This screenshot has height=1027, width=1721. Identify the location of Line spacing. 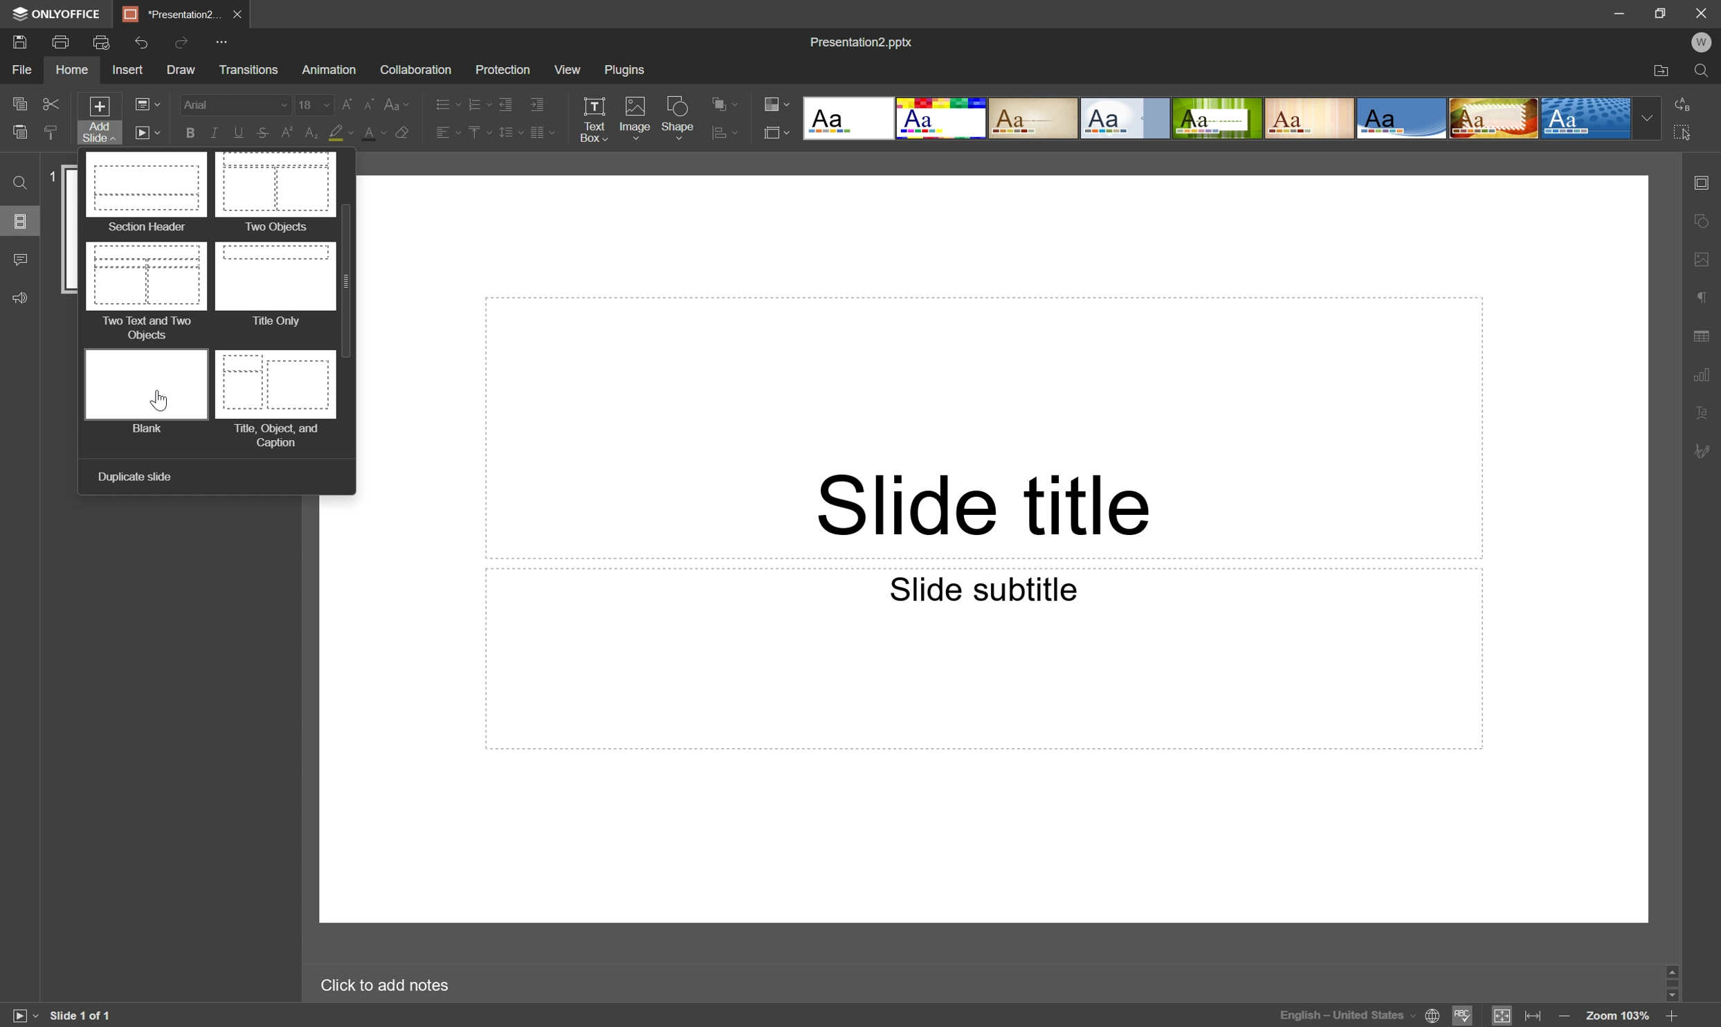
(509, 136).